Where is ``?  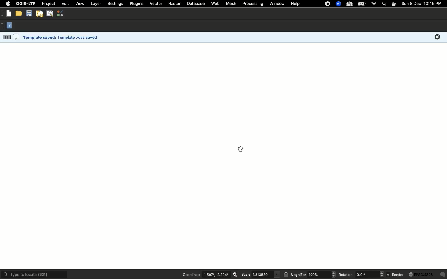  is located at coordinates (443, 275).